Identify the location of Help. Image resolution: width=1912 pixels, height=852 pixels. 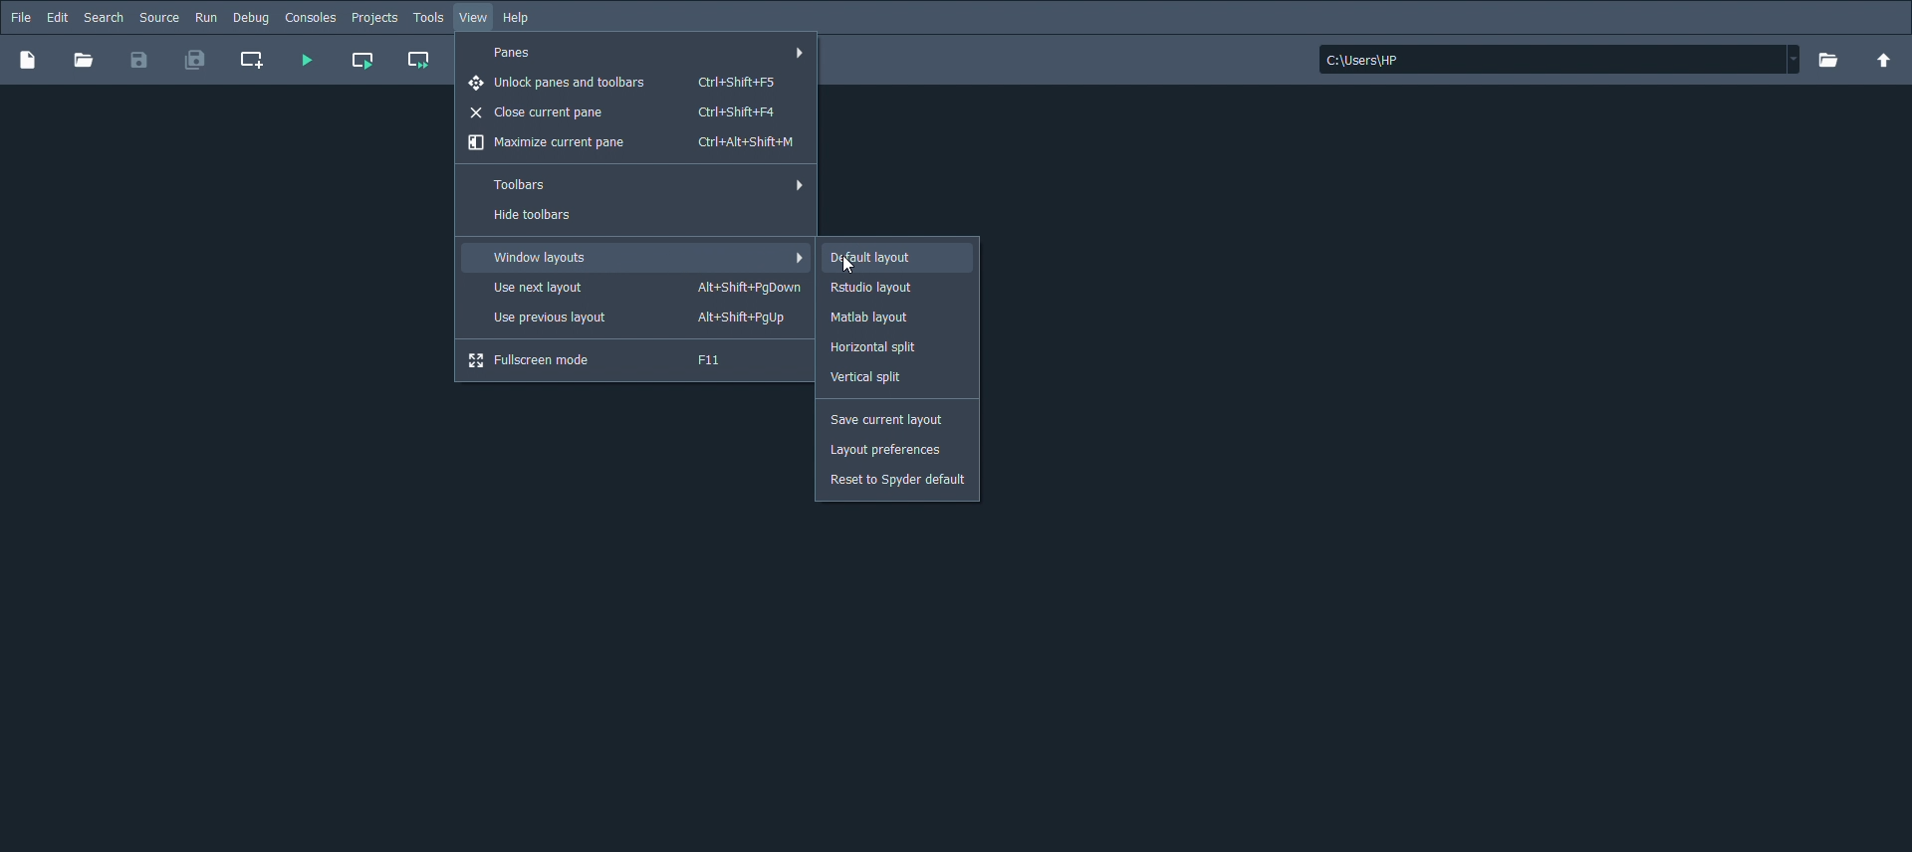
(521, 17).